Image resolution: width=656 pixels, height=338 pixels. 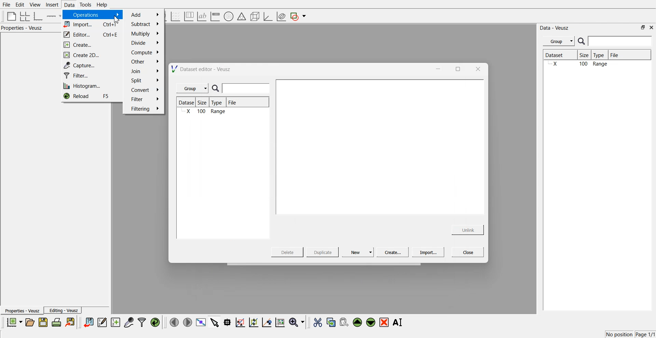 I want to click on Close, so click(x=468, y=252).